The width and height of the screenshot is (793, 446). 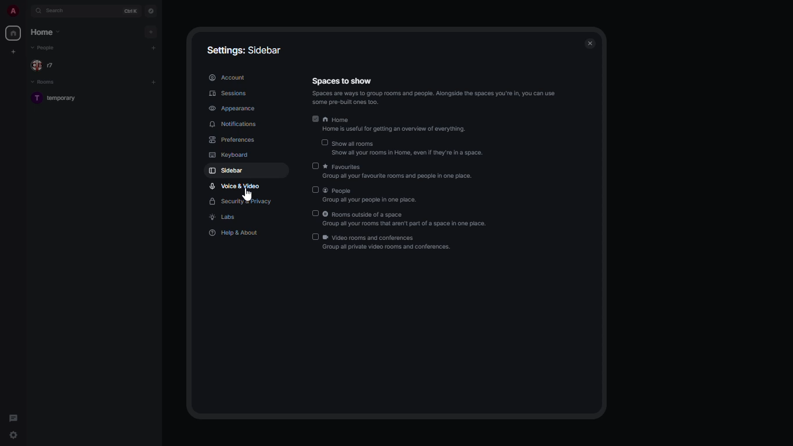 I want to click on appearance, so click(x=232, y=109).